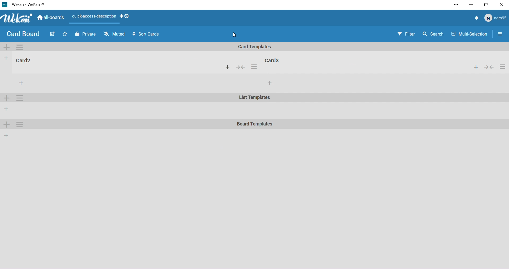  What do you see at coordinates (20, 82) in the screenshot?
I see `more` at bounding box center [20, 82].